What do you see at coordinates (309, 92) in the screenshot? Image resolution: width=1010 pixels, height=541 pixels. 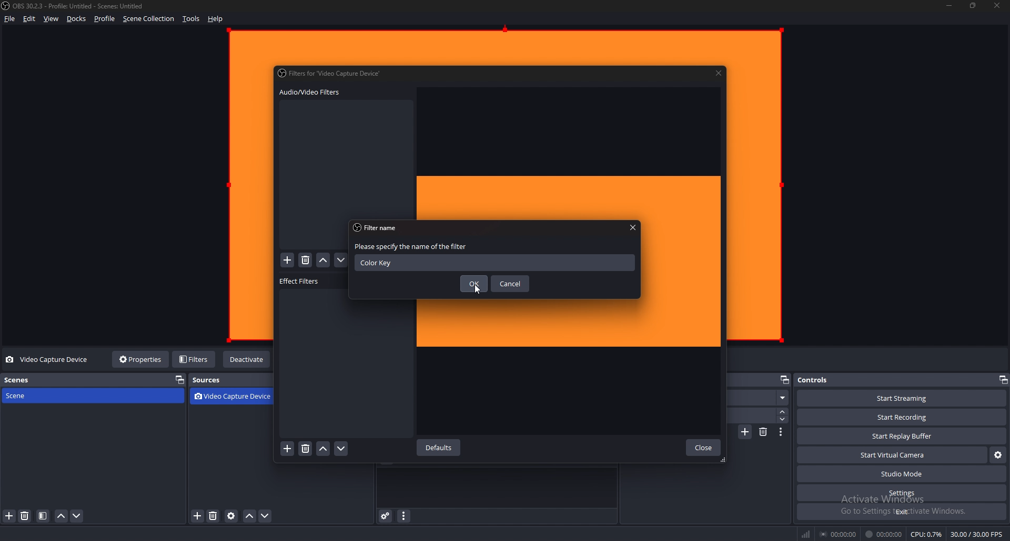 I see `audio video filter` at bounding box center [309, 92].